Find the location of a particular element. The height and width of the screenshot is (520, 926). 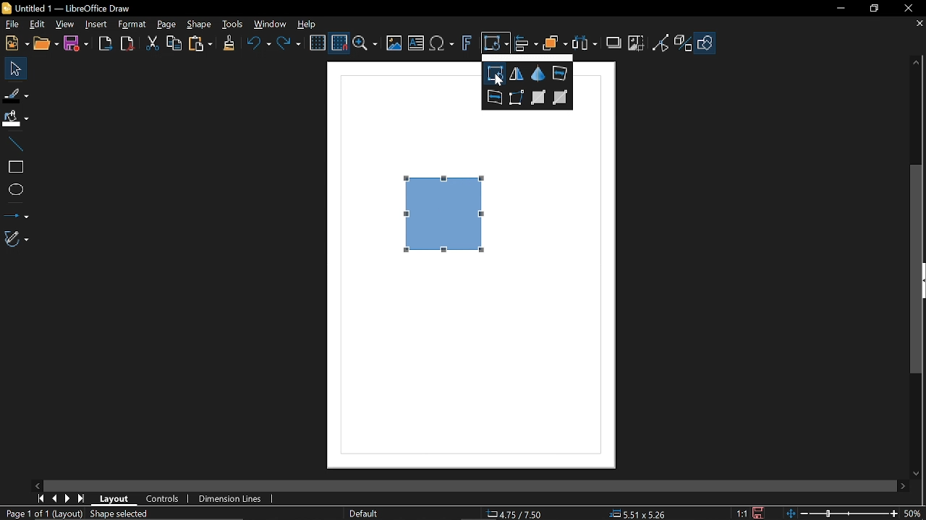

insert fontwork is located at coordinates (465, 43).